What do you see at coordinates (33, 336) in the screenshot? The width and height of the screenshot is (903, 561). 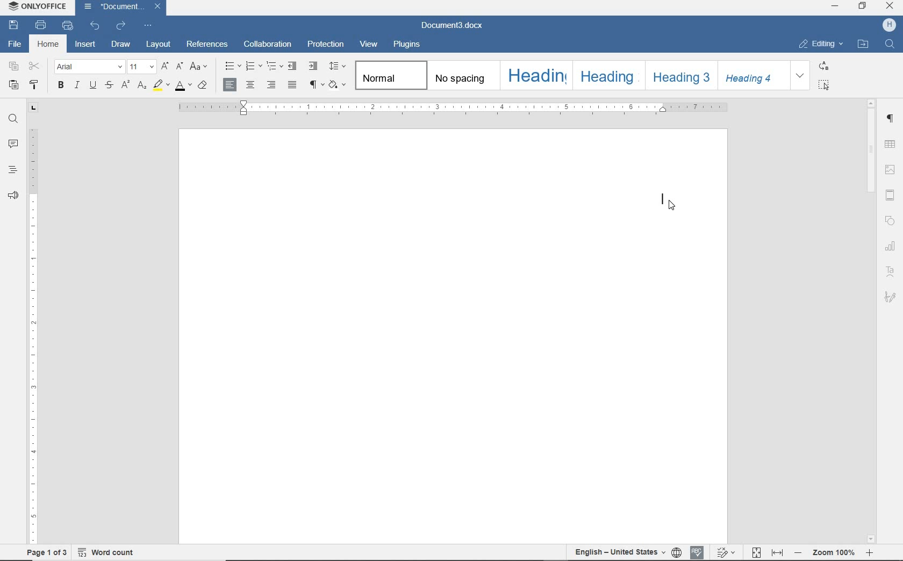 I see `RULER` at bounding box center [33, 336].